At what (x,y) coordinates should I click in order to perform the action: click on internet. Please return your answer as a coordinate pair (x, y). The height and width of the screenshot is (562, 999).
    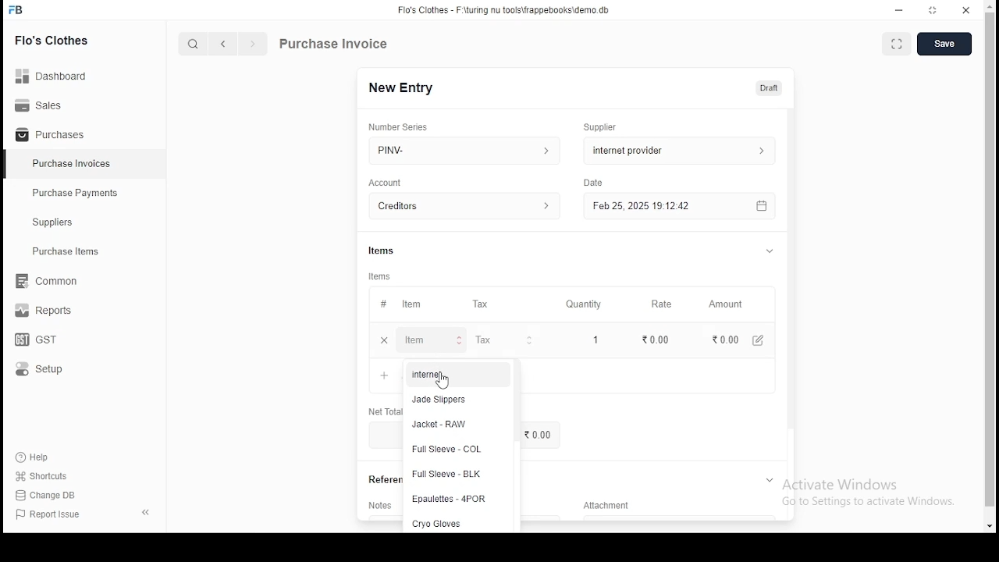
    Looking at the image, I should click on (428, 374).